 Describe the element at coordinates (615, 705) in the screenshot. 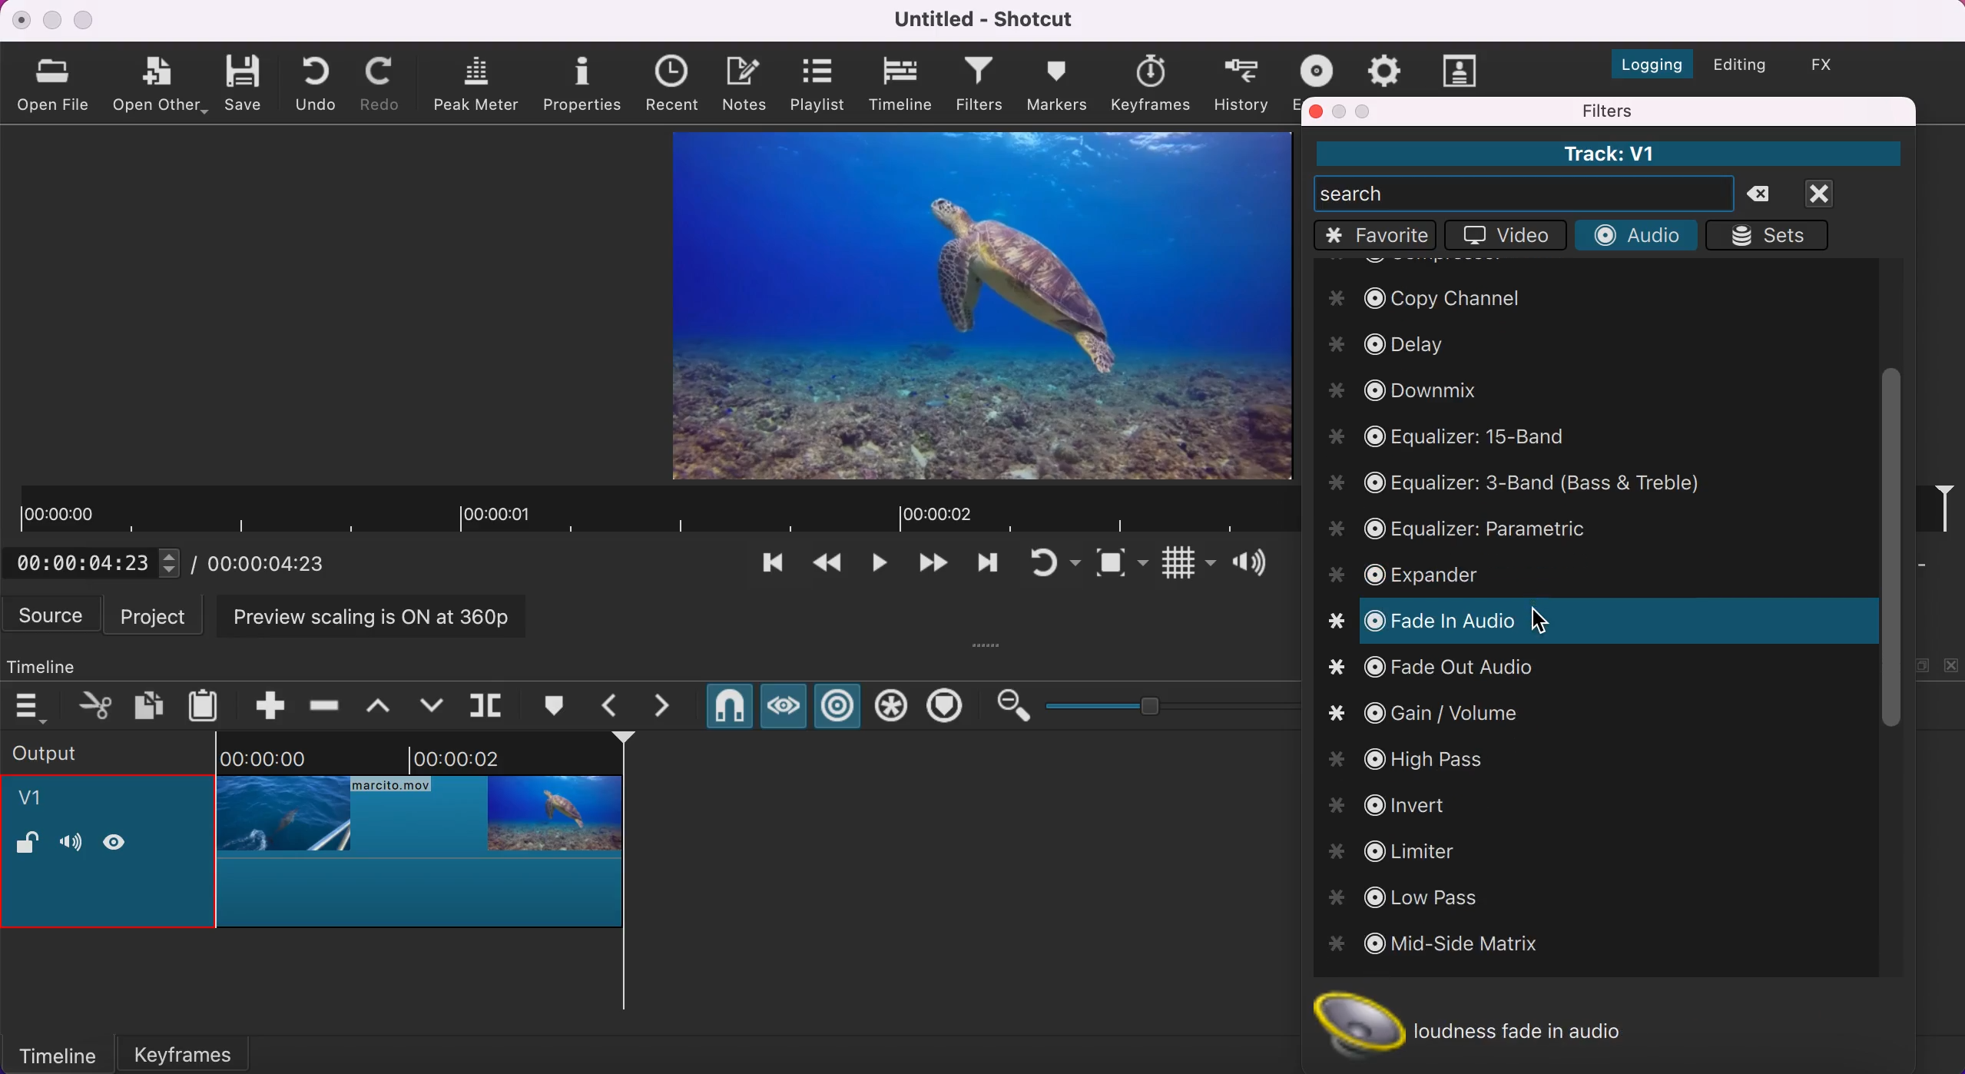

I see `previous marker` at that location.